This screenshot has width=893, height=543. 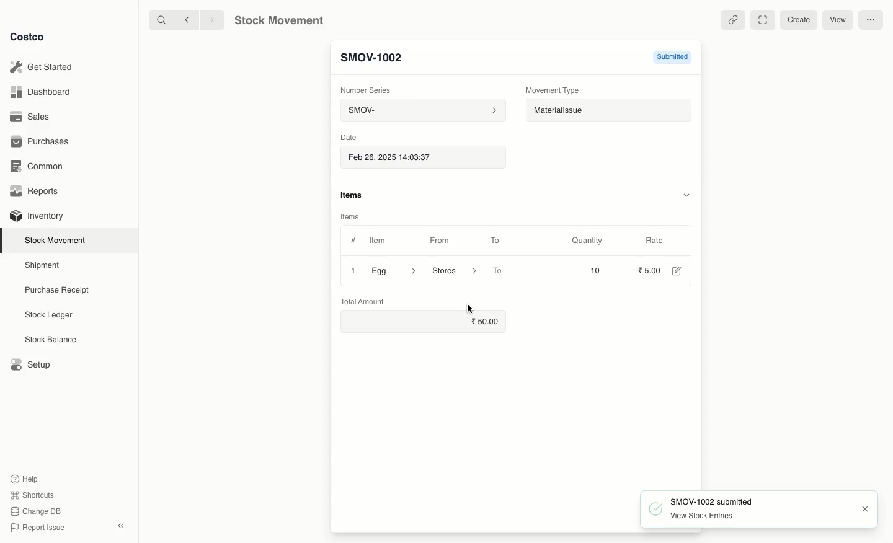 I want to click on backward, so click(x=189, y=20).